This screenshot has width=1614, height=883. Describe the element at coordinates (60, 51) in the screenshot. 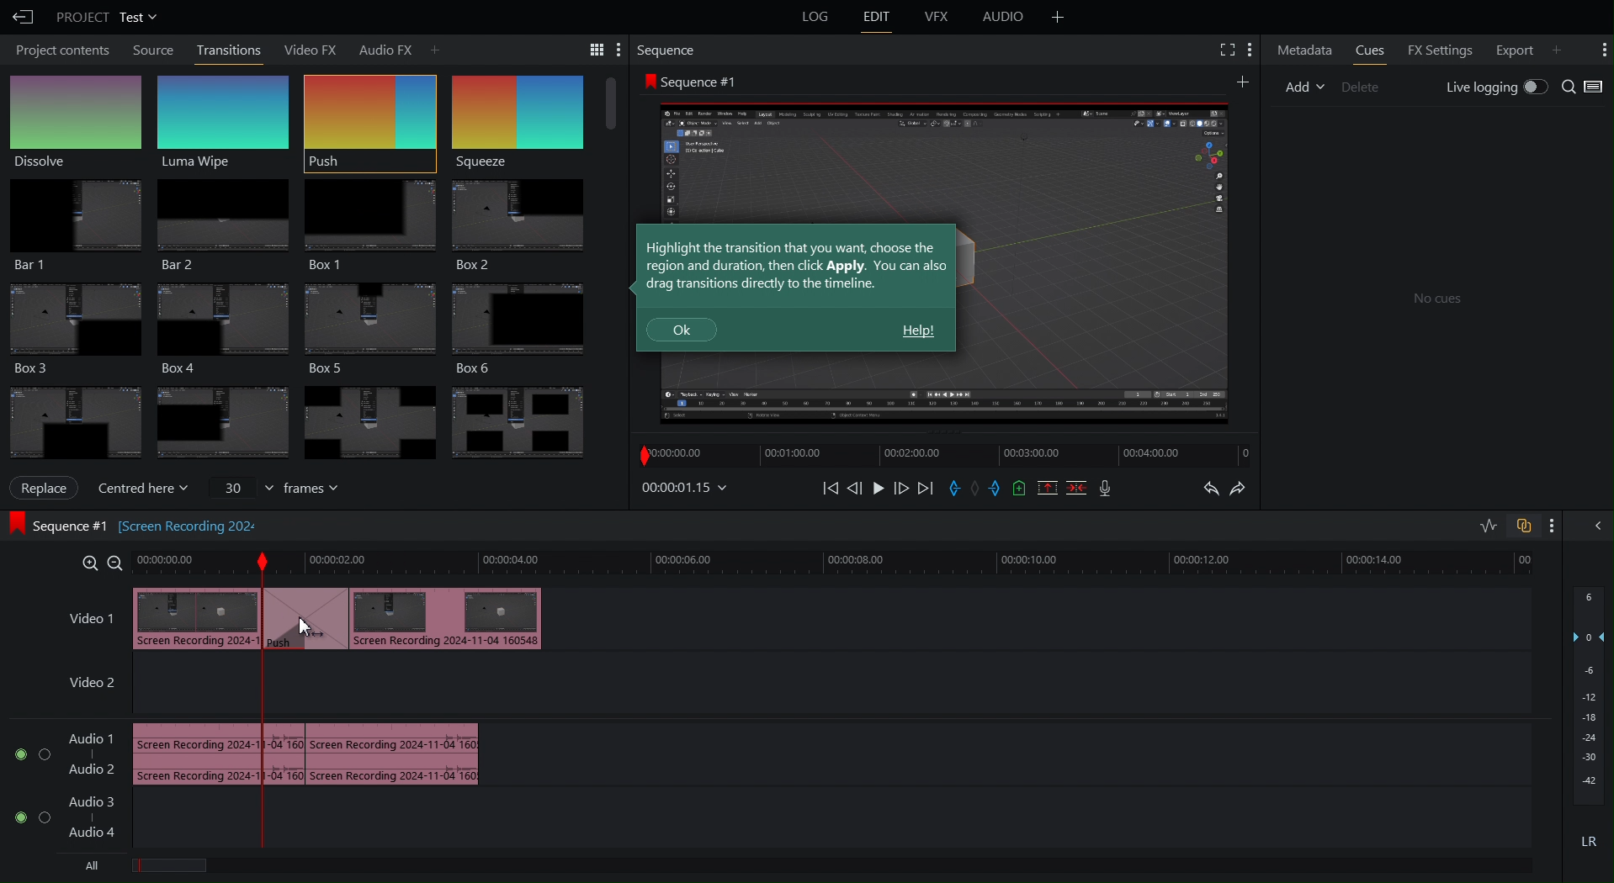

I see `Project Contents` at that location.